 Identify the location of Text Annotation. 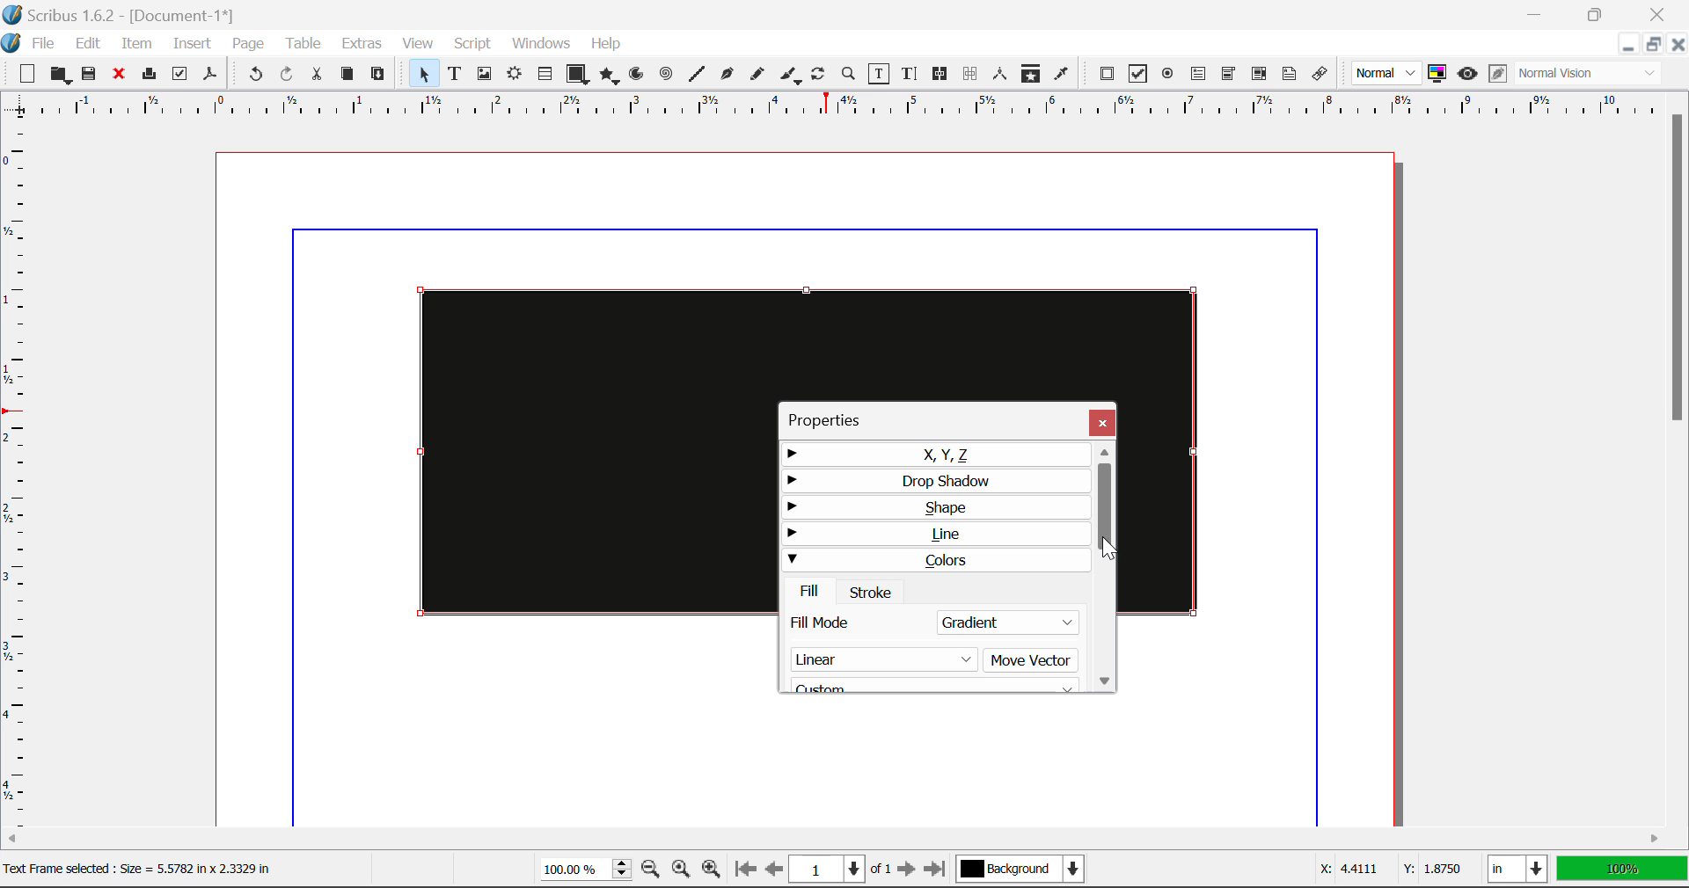
(1292, 75).